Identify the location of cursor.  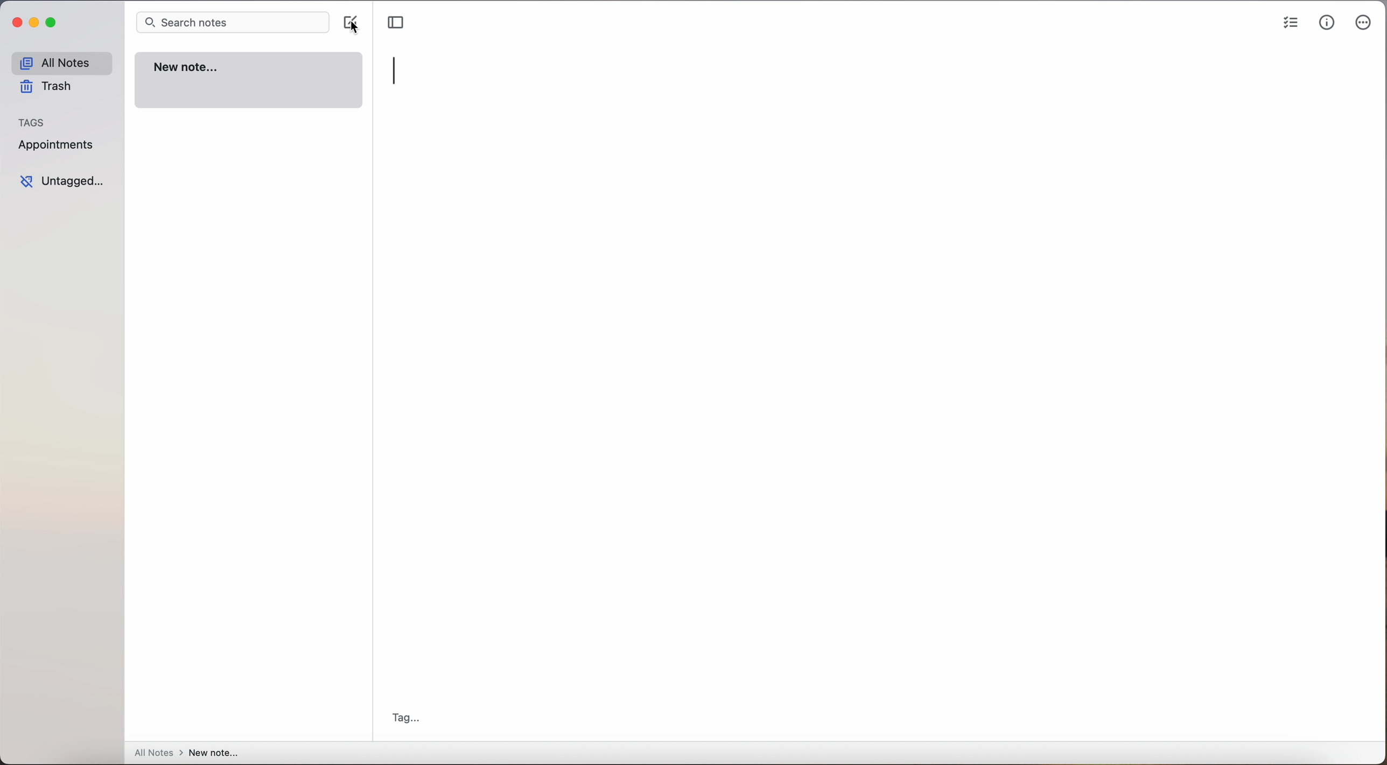
(356, 30).